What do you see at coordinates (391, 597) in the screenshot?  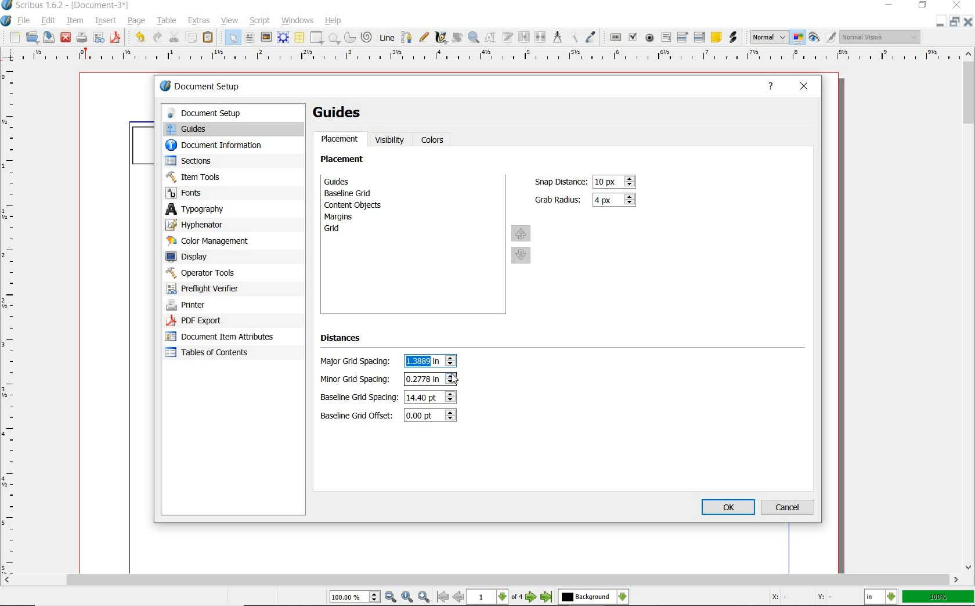 I see `zoom out` at bounding box center [391, 597].